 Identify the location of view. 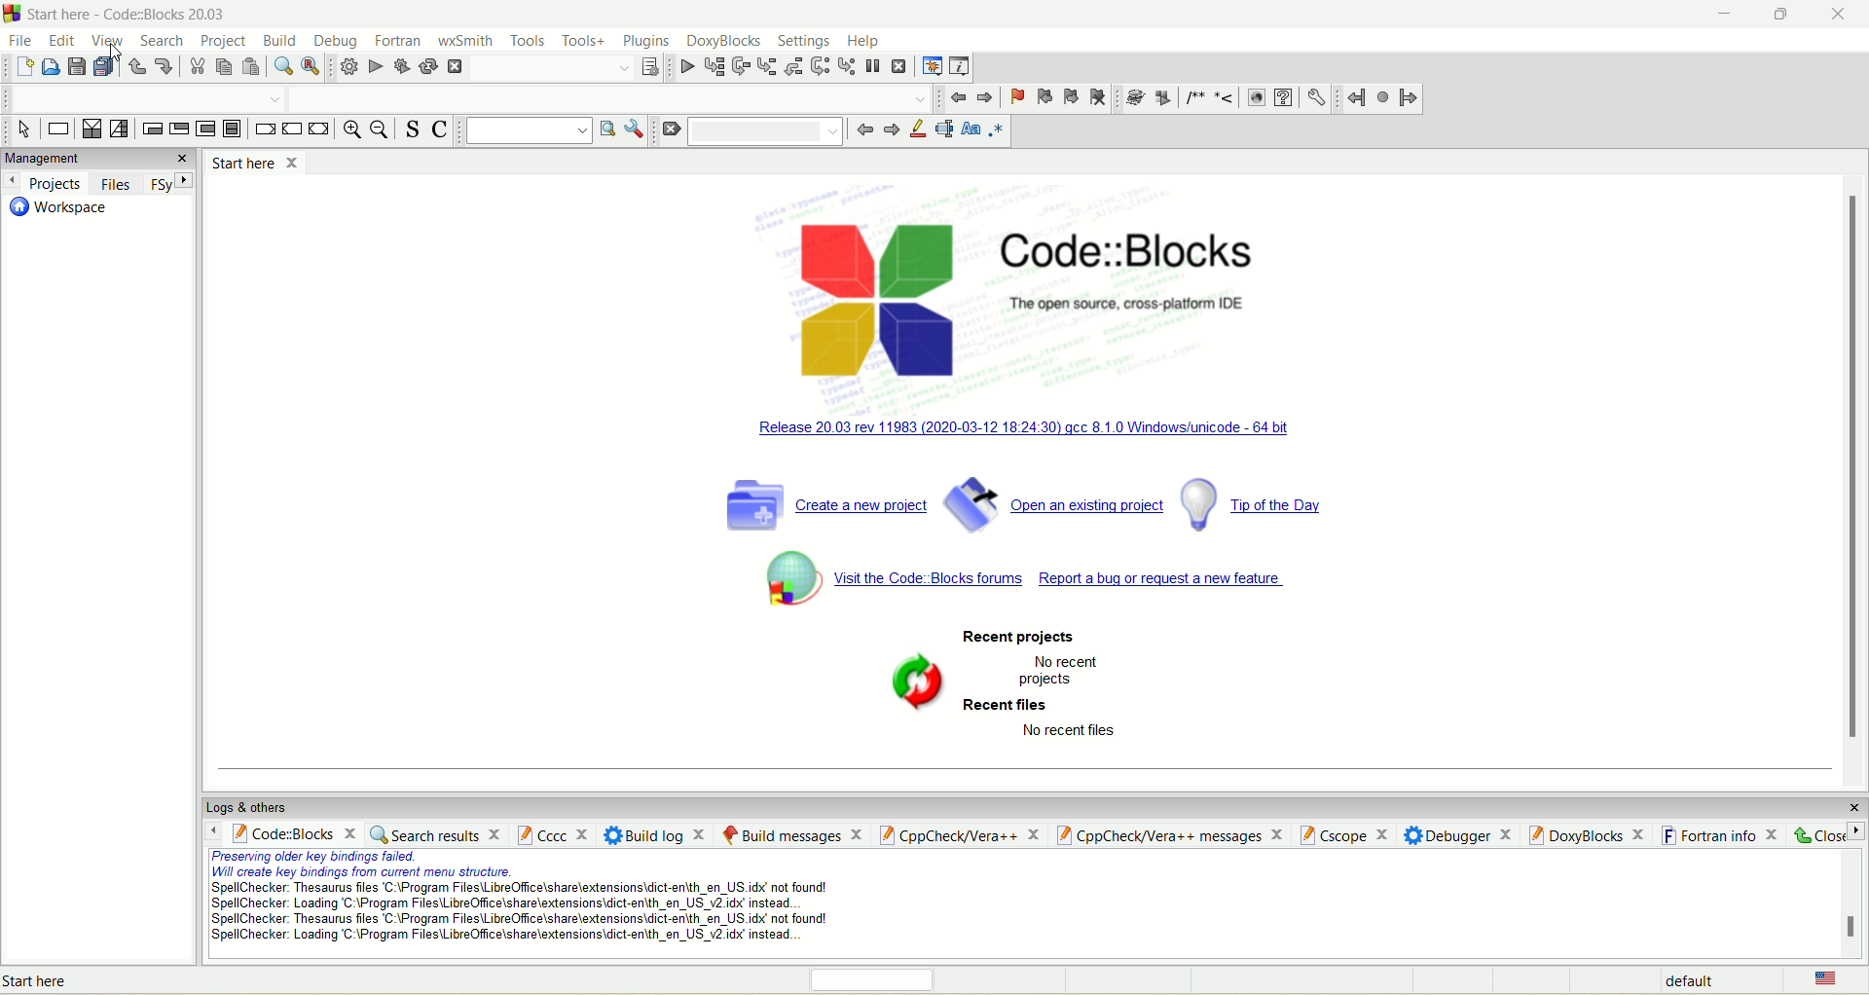
(105, 39).